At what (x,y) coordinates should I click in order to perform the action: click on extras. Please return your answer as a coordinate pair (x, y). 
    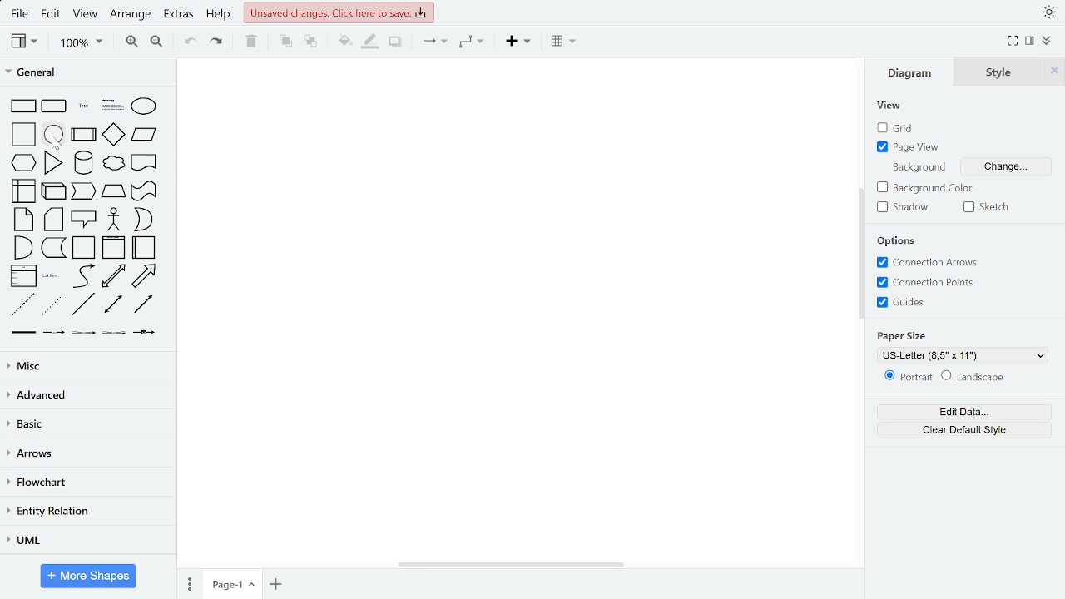
    Looking at the image, I should click on (179, 16).